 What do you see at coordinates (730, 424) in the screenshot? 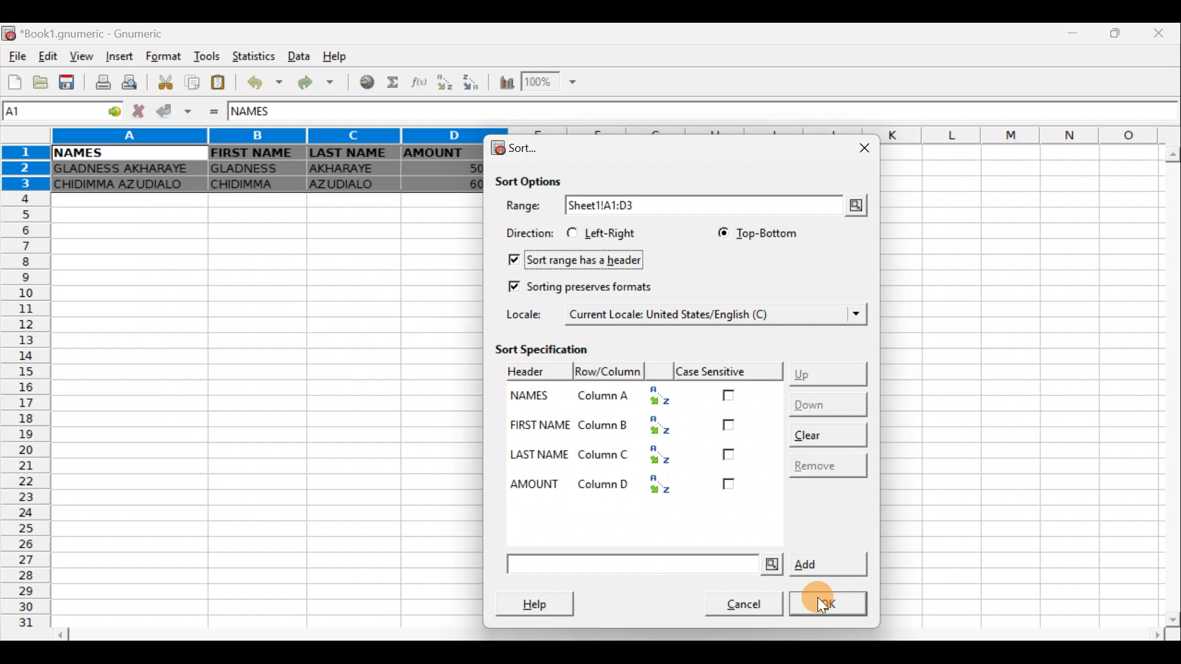
I see `Checkbox` at bounding box center [730, 424].